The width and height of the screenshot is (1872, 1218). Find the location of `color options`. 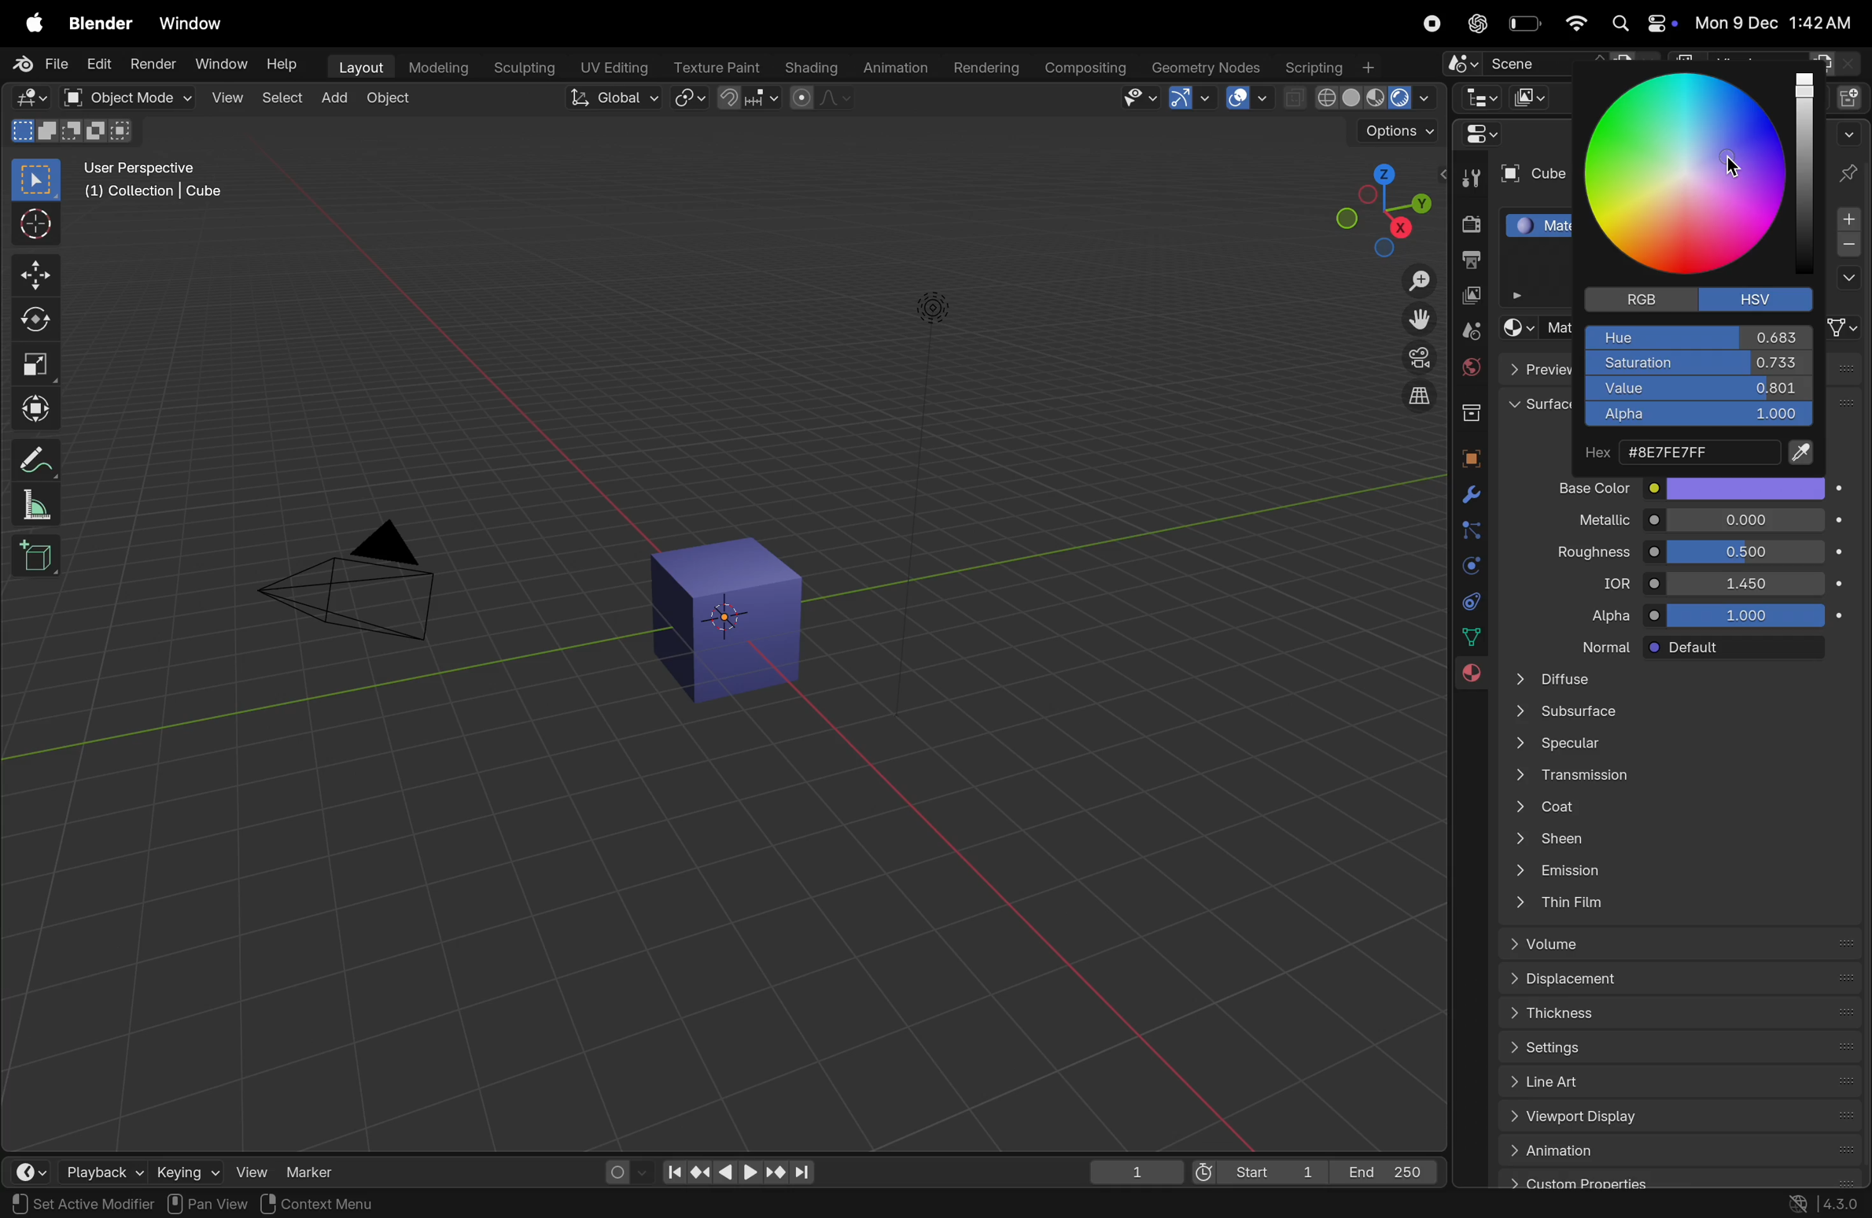

color options is located at coordinates (1747, 488).